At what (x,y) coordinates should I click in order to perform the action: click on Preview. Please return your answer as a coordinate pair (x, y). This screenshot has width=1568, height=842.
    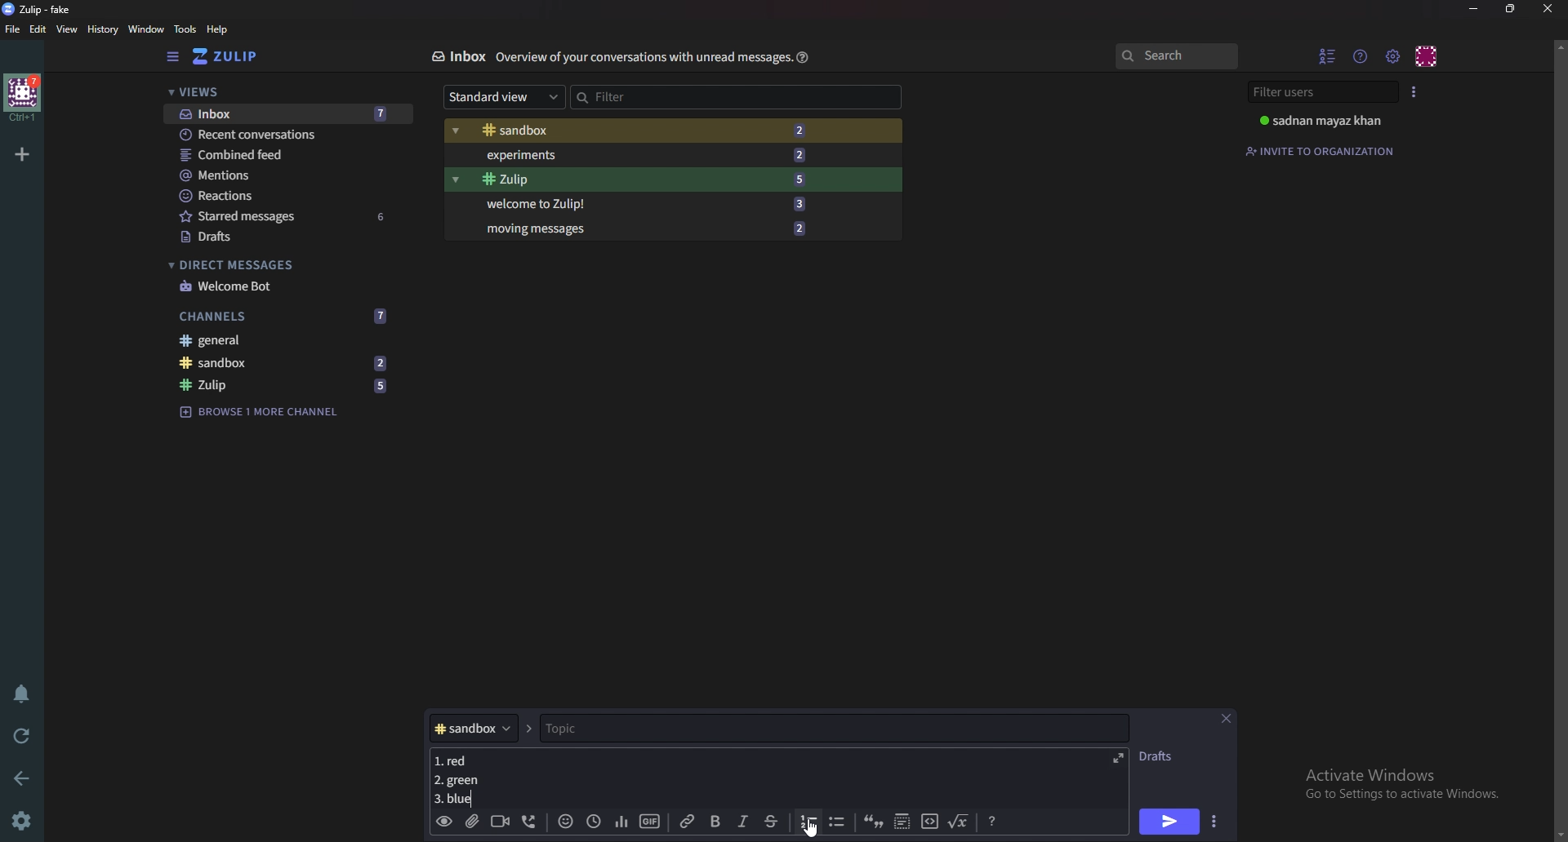
    Looking at the image, I should click on (444, 822).